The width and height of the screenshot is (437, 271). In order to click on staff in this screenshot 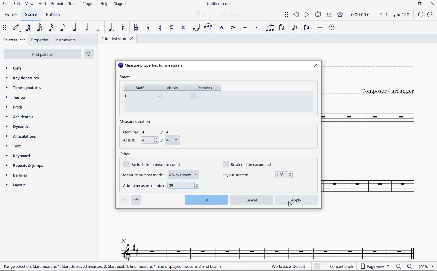, I will do `click(138, 98)`.